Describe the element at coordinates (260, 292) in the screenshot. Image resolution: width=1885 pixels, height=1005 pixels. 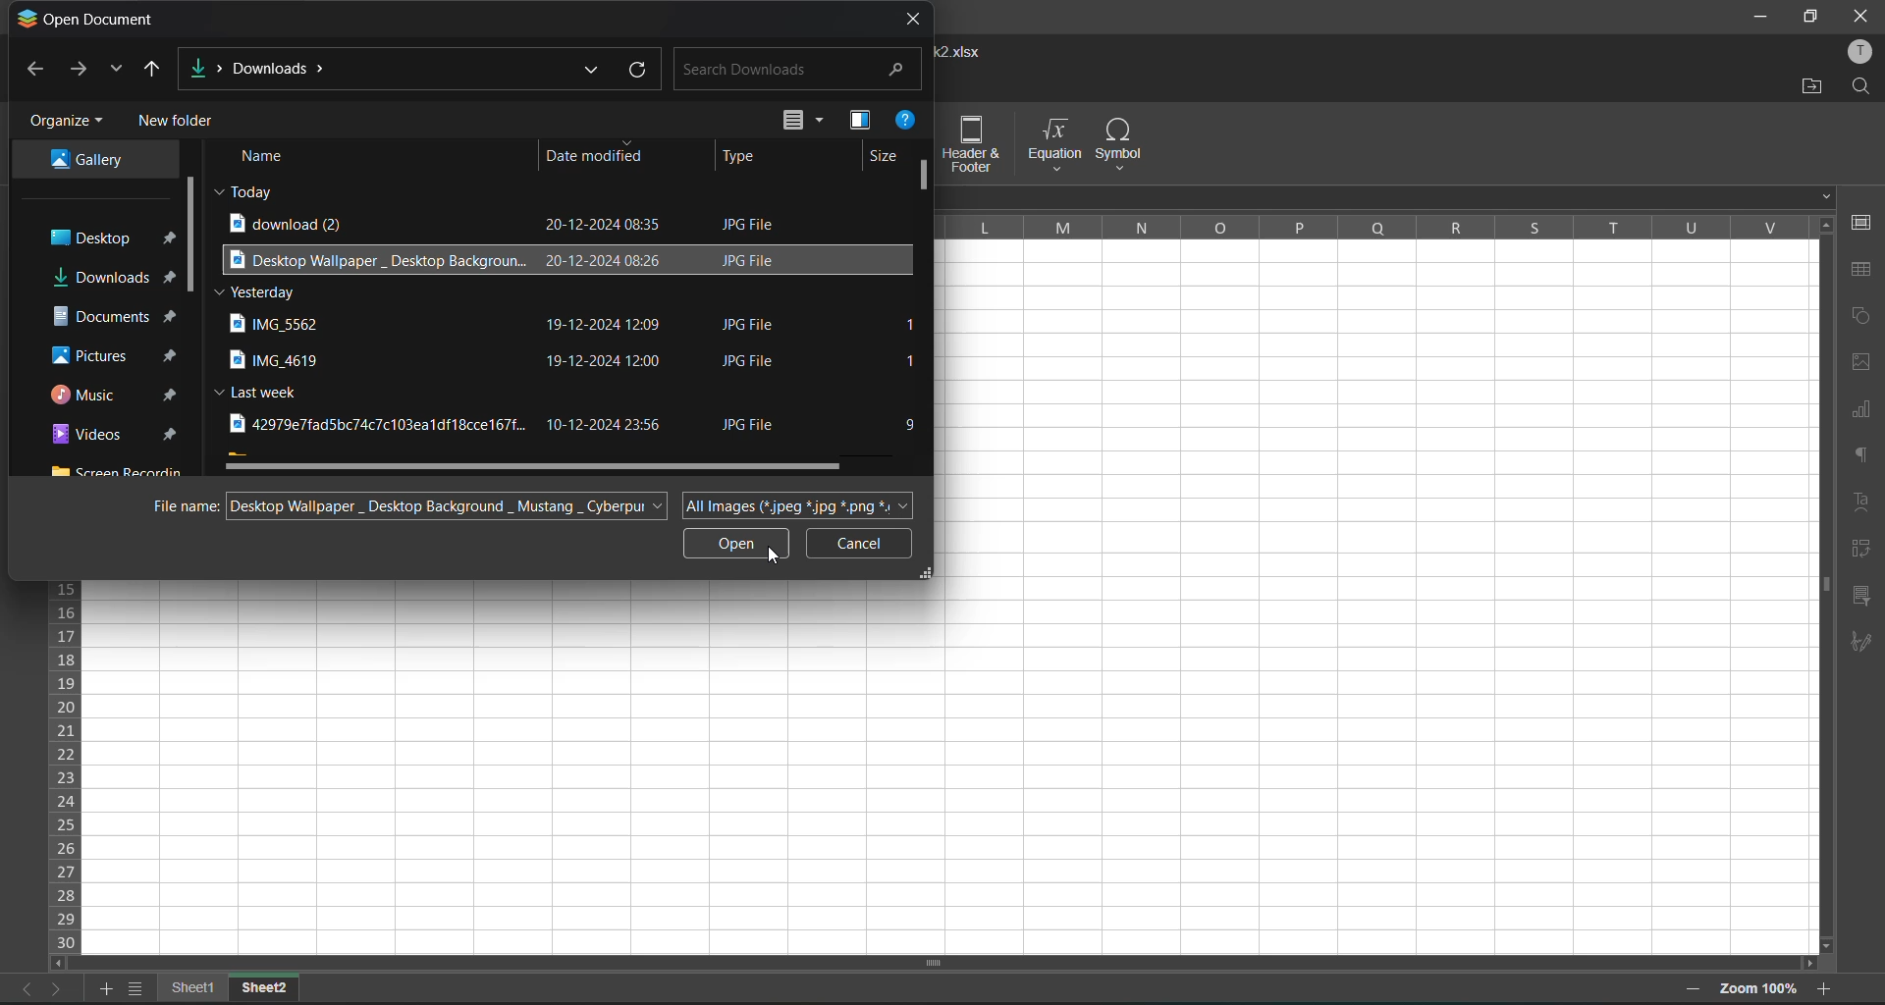
I see `Yesterday` at that location.